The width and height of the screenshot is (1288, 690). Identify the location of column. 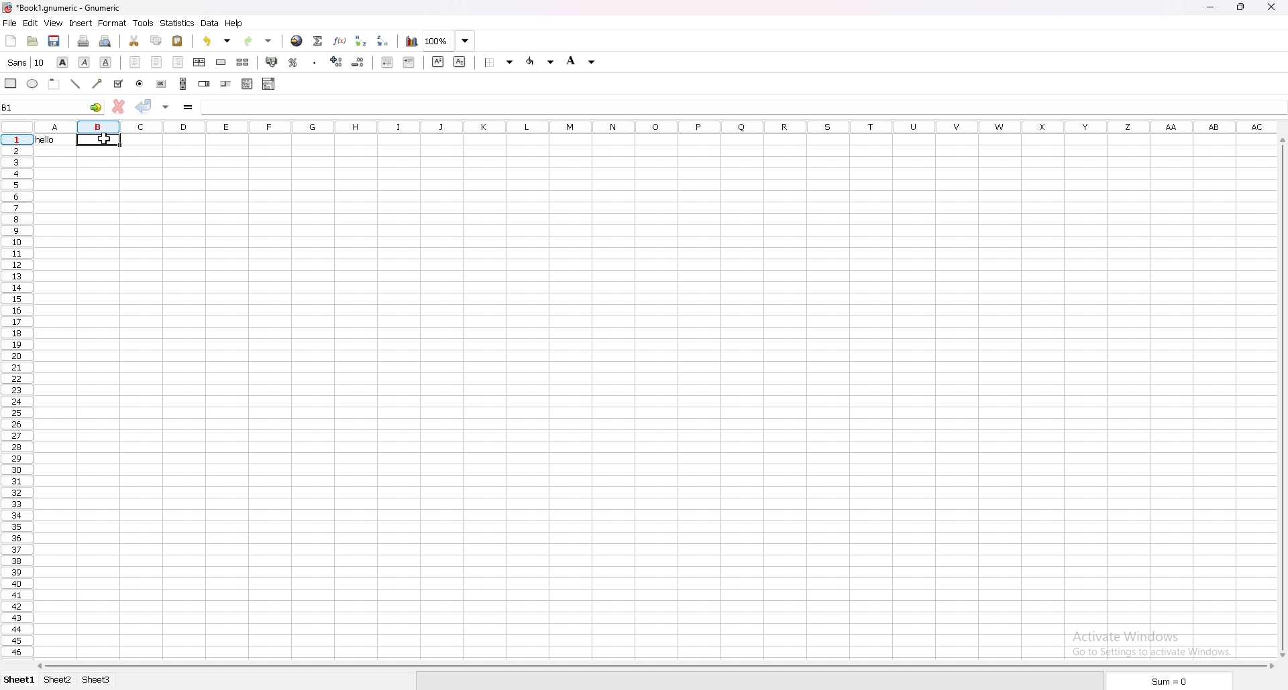
(657, 127).